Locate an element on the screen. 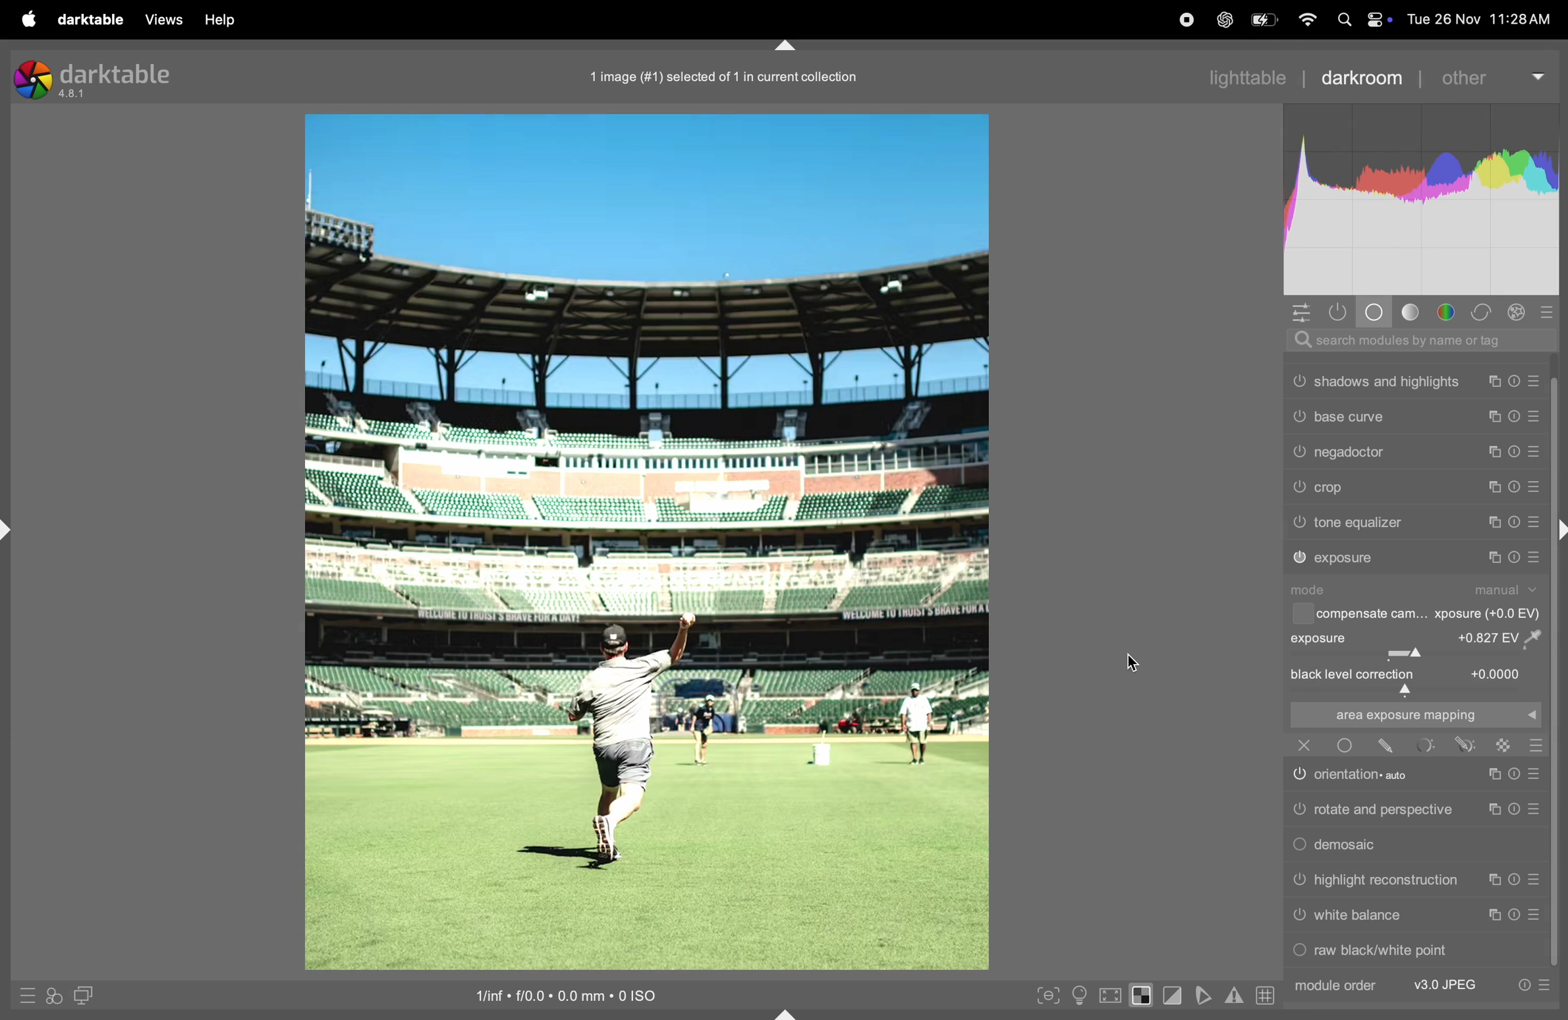 The height and width of the screenshot is (1020, 1568). expand or collapse  is located at coordinates (10, 531).